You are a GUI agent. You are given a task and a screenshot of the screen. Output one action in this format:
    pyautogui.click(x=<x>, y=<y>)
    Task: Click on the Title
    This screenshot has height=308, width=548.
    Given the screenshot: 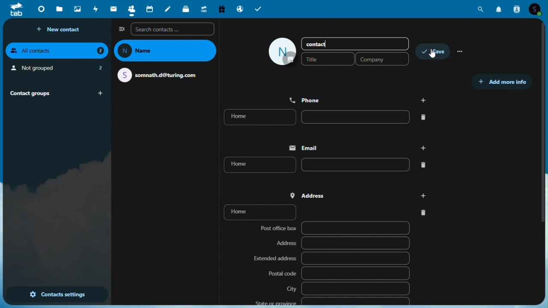 What is the action you would take?
    pyautogui.click(x=328, y=59)
    